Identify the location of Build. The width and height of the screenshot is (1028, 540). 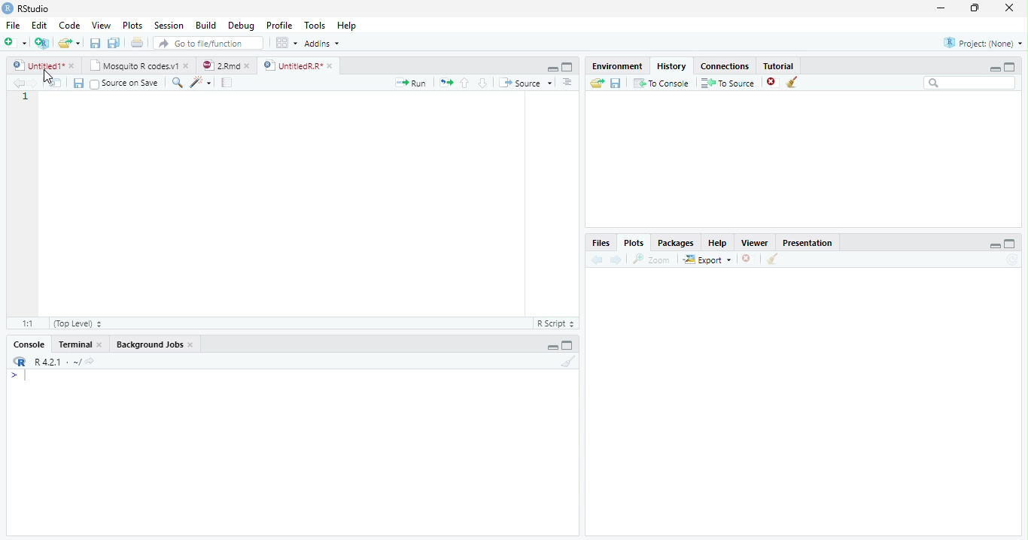
(205, 25).